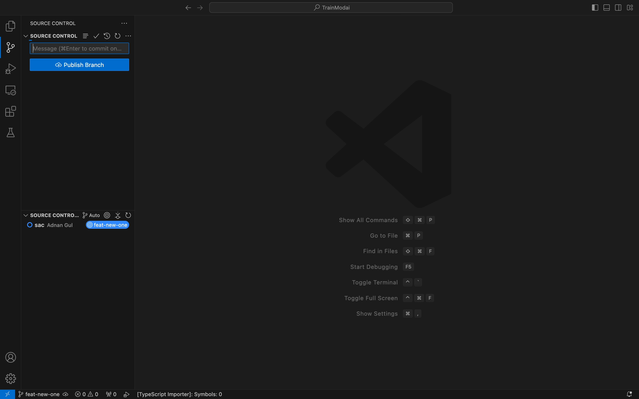  I want to click on version control section, so click(119, 215).